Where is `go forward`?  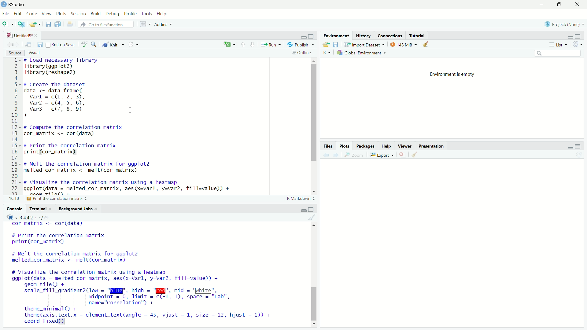 go forward is located at coordinates (18, 44).